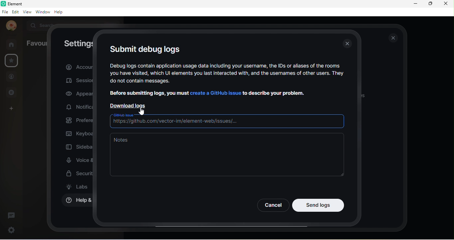  Describe the element at coordinates (414, 4) in the screenshot. I see `minimize` at that location.